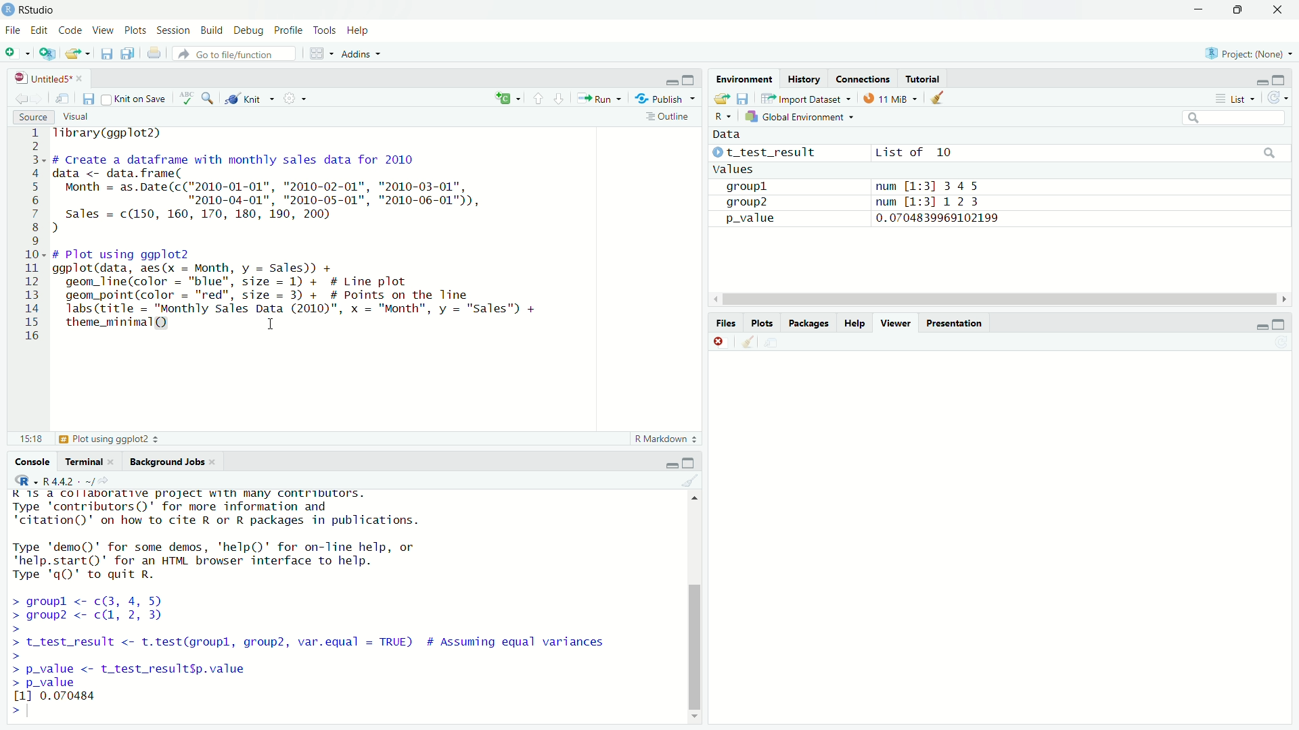 The height and width of the screenshot is (730, 1299). What do you see at coordinates (810, 322) in the screenshot?
I see `Packages` at bounding box center [810, 322].